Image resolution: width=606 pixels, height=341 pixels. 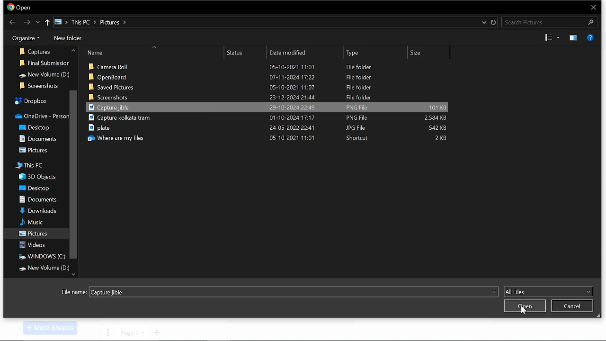 What do you see at coordinates (46, 61) in the screenshot?
I see `folders` at bounding box center [46, 61].